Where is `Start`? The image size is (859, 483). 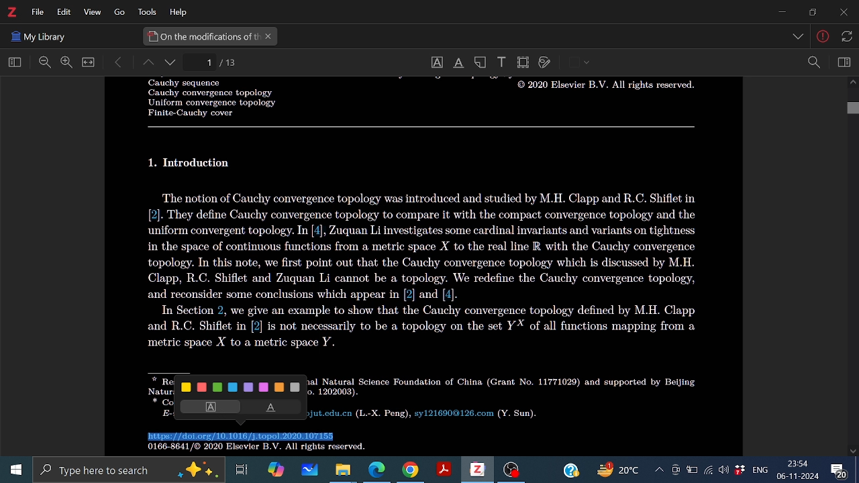 Start is located at coordinates (13, 470).